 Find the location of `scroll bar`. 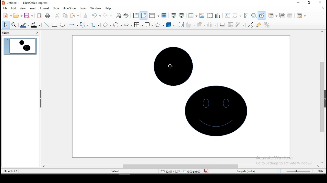

scroll bar is located at coordinates (180, 165).